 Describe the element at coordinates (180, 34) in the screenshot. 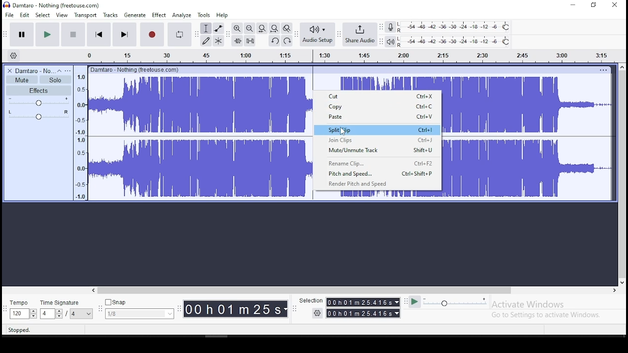

I see `enable looping` at that location.